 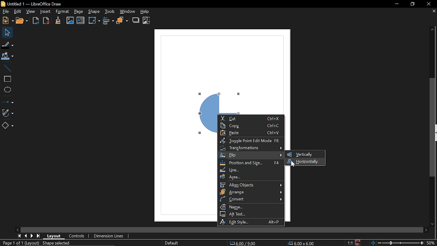 I want to click on View, so click(x=31, y=12).